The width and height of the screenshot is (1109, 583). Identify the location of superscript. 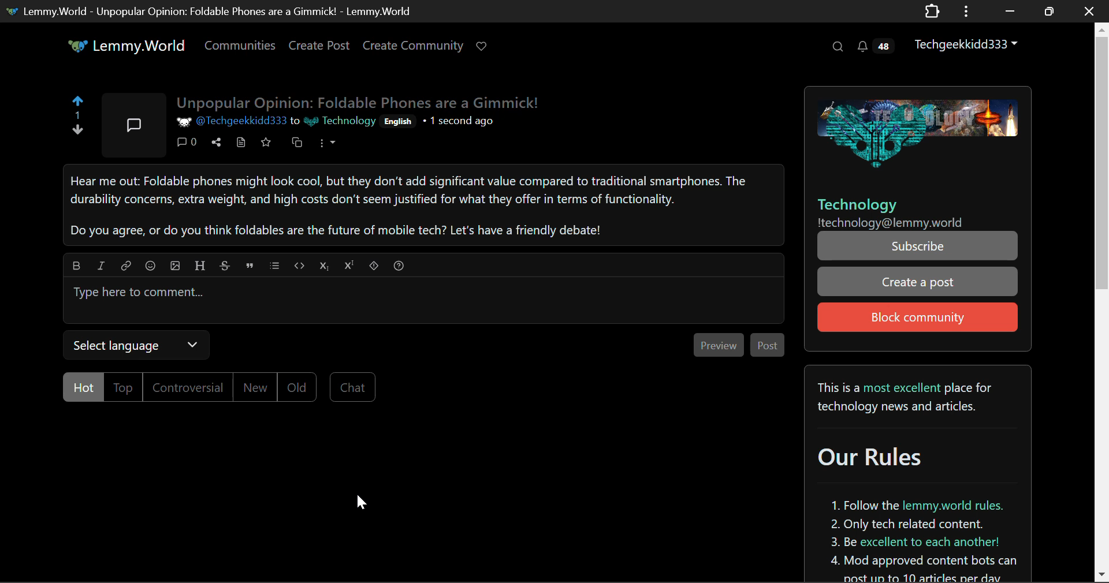
(349, 264).